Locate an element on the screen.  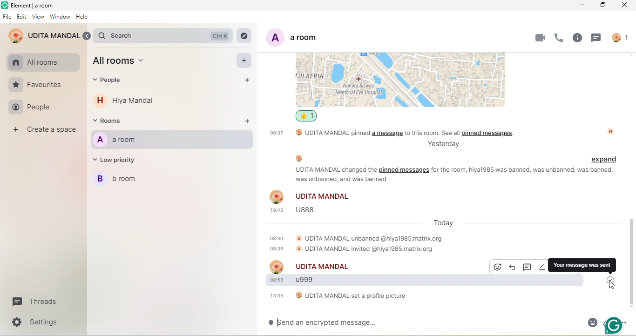
Video Call is located at coordinates (540, 38).